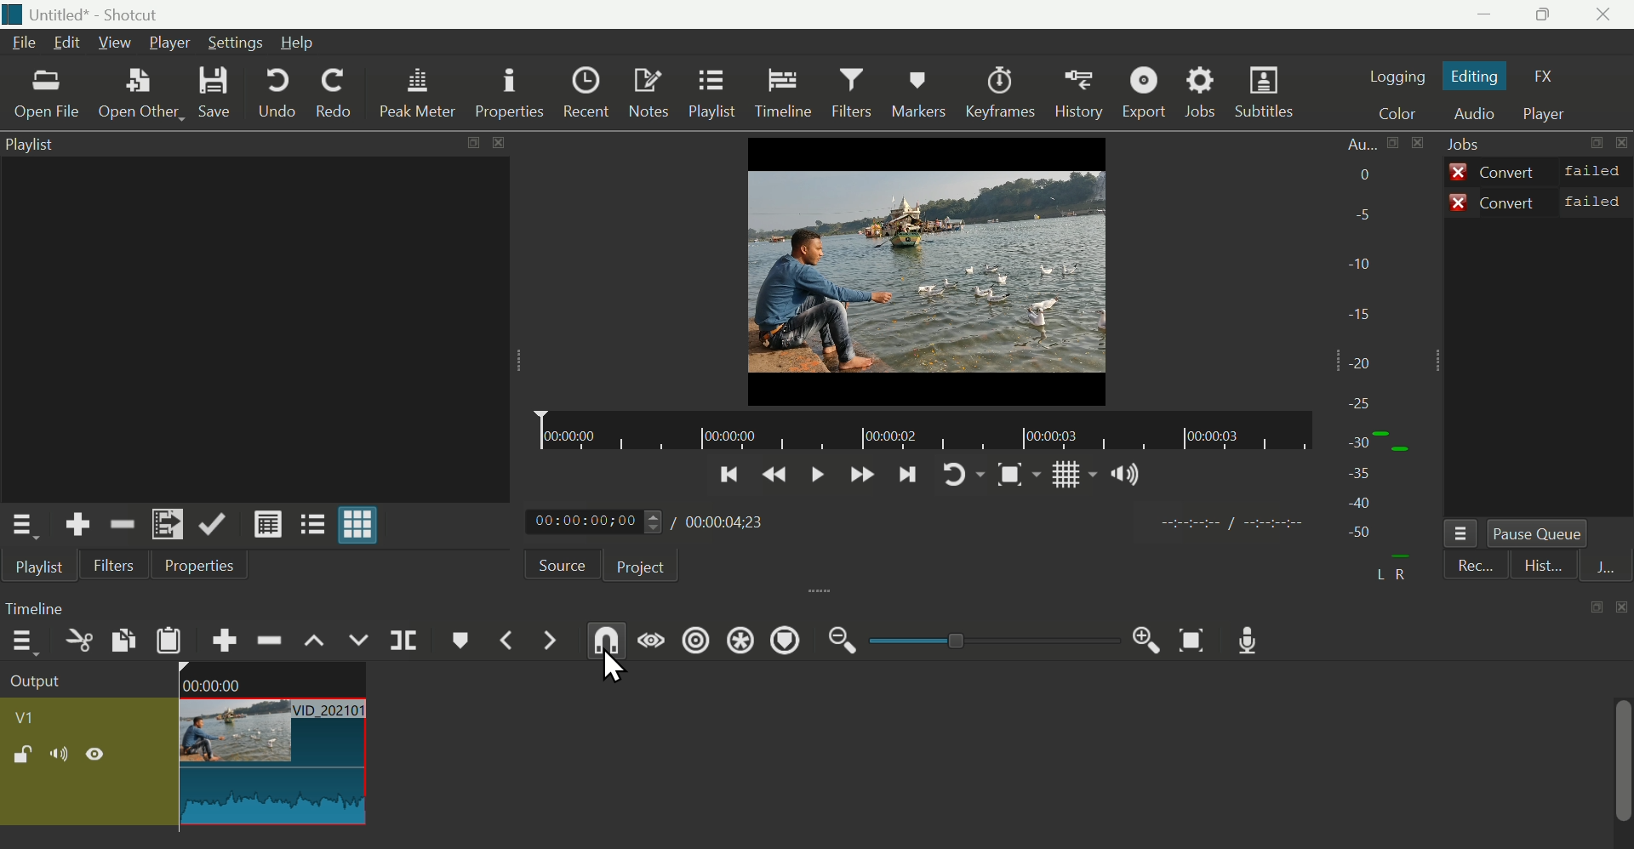  I want to click on , so click(1191, 642).